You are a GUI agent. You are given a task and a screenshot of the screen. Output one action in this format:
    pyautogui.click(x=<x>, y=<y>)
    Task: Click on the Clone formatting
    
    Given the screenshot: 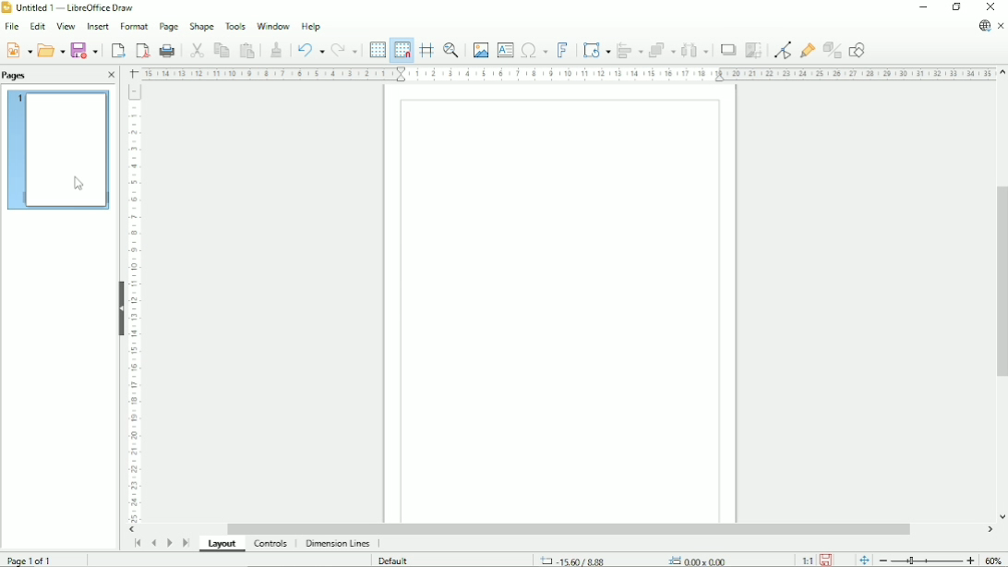 What is the action you would take?
    pyautogui.click(x=276, y=48)
    